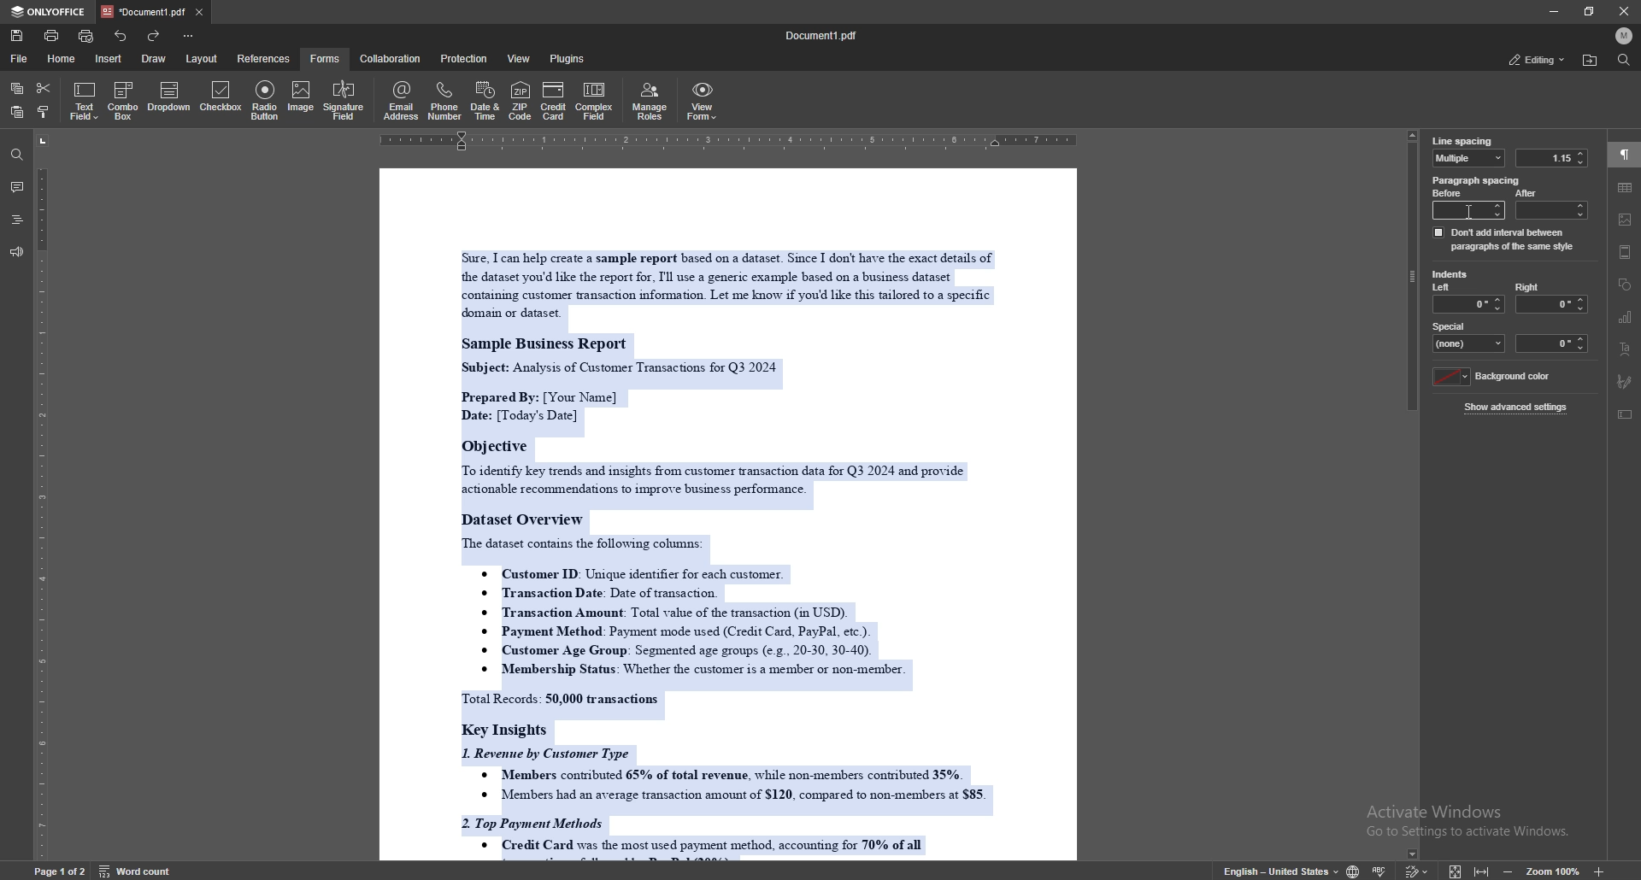 The height and width of the screenshot is (880, 1641). What do you see at coordinates (1624, 35) in the screenshot?
I see `profile` at bounding box center [1624, 35].